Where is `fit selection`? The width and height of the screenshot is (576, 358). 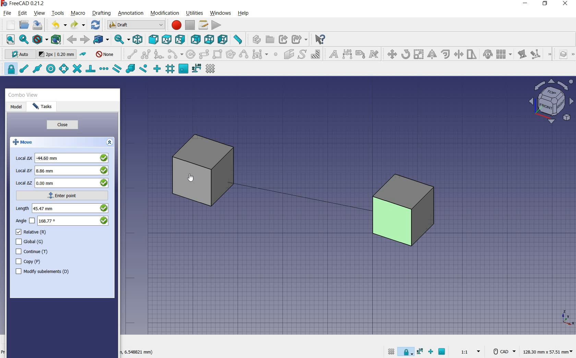
fit selection is located at coordinates (23, 39).